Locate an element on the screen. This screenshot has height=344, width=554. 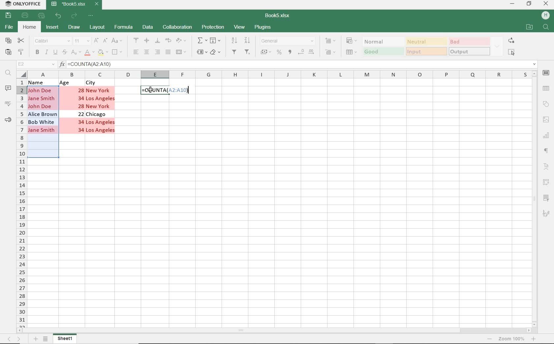
22 is located at coordinates (81, 114).